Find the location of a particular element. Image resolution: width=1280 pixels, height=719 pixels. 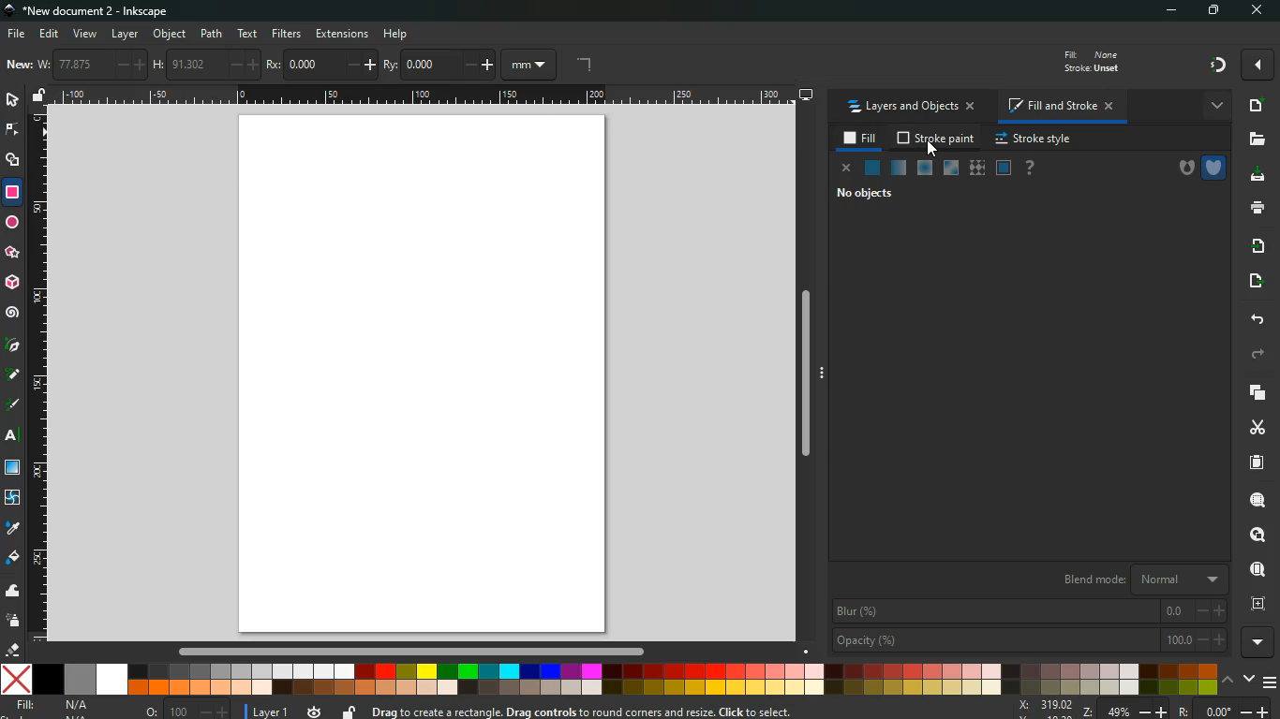

search is located at coordinates (1257, 496).